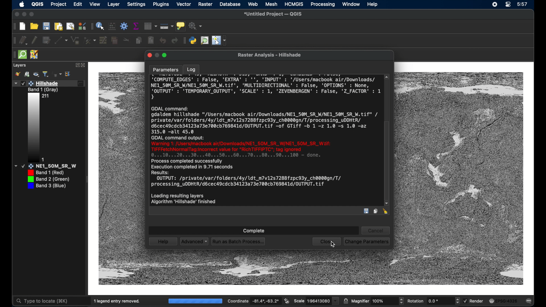  What do you see at coordinates (313, 300) in the screenshot?
I see `scale` at bounding box center [313, 300].